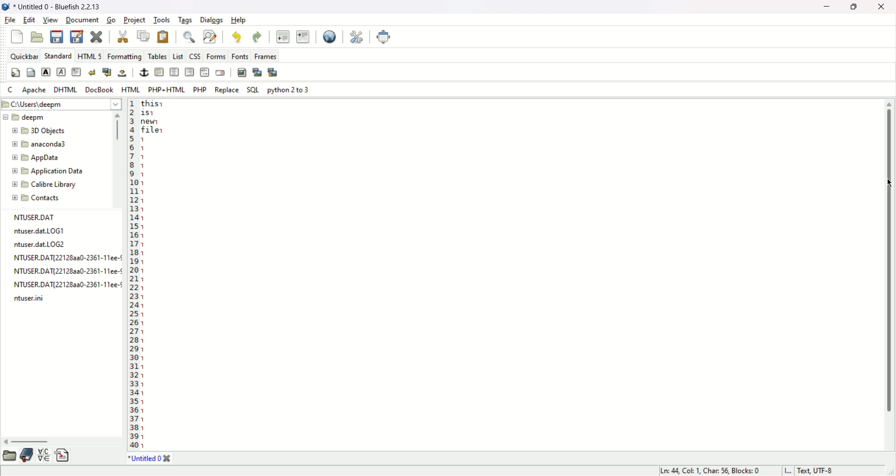 This screenshot has height=476, width=896. What do you see at coordinates (9, 21) in the screenshot?
I see `file` at bounding box center [9, 21].